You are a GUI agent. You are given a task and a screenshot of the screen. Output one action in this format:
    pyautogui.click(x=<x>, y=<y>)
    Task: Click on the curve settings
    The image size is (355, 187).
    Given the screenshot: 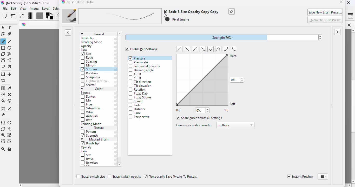 What is the action you would take?
    pyautogui.click(x=200, y=79)
    